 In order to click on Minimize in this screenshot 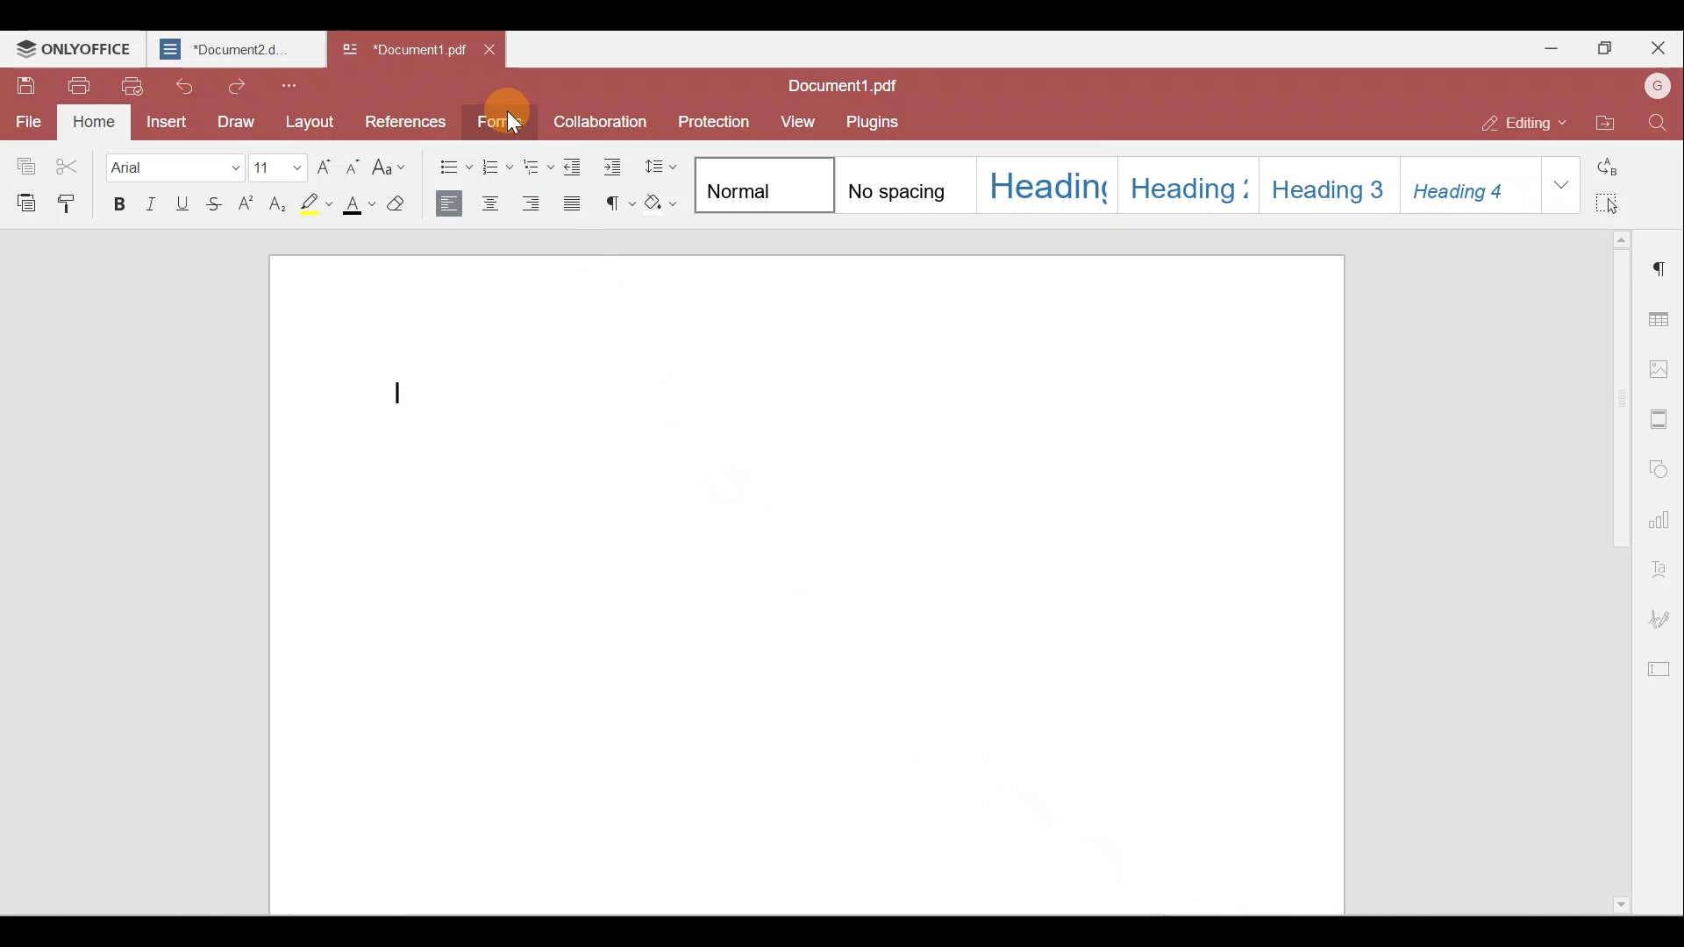, I will do `click(1553, 49)`.